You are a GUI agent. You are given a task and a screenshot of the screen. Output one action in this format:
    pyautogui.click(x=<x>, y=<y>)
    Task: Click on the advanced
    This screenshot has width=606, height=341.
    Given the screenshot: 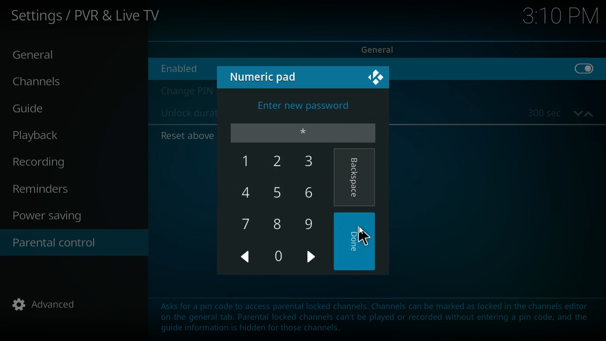 What is the action you would take?
    pyautogui.click(x=51, y=307)
    